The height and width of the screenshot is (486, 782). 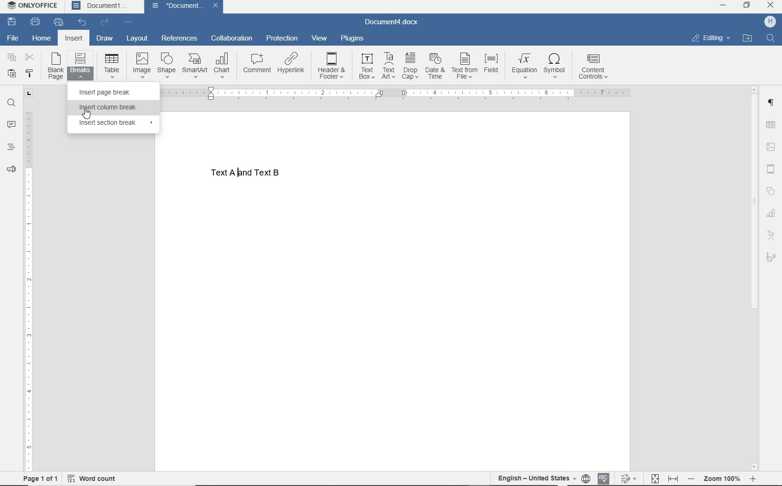 I want to click on COMMENTS, so click(x=12, y=123).